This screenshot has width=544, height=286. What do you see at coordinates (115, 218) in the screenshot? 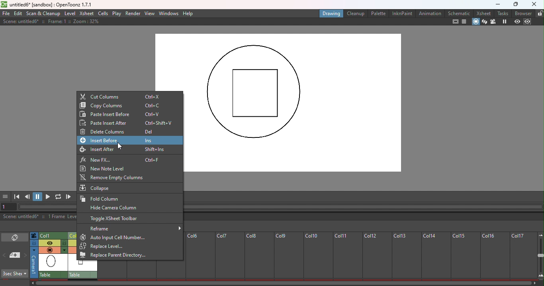
I see `Toggle Xsheet toolbar` at bounding box center [115, 218].